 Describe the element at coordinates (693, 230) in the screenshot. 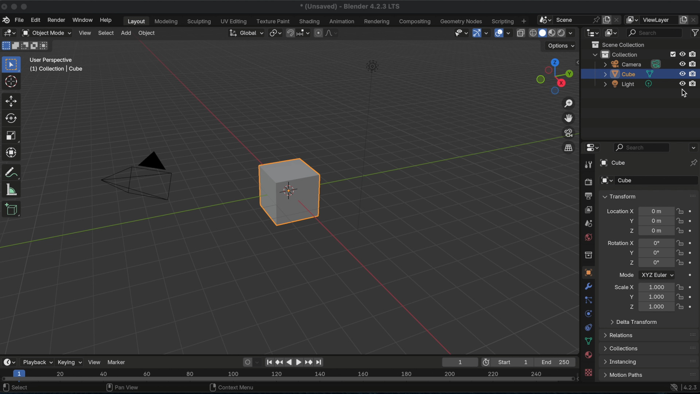

I see `animate property` at that location.